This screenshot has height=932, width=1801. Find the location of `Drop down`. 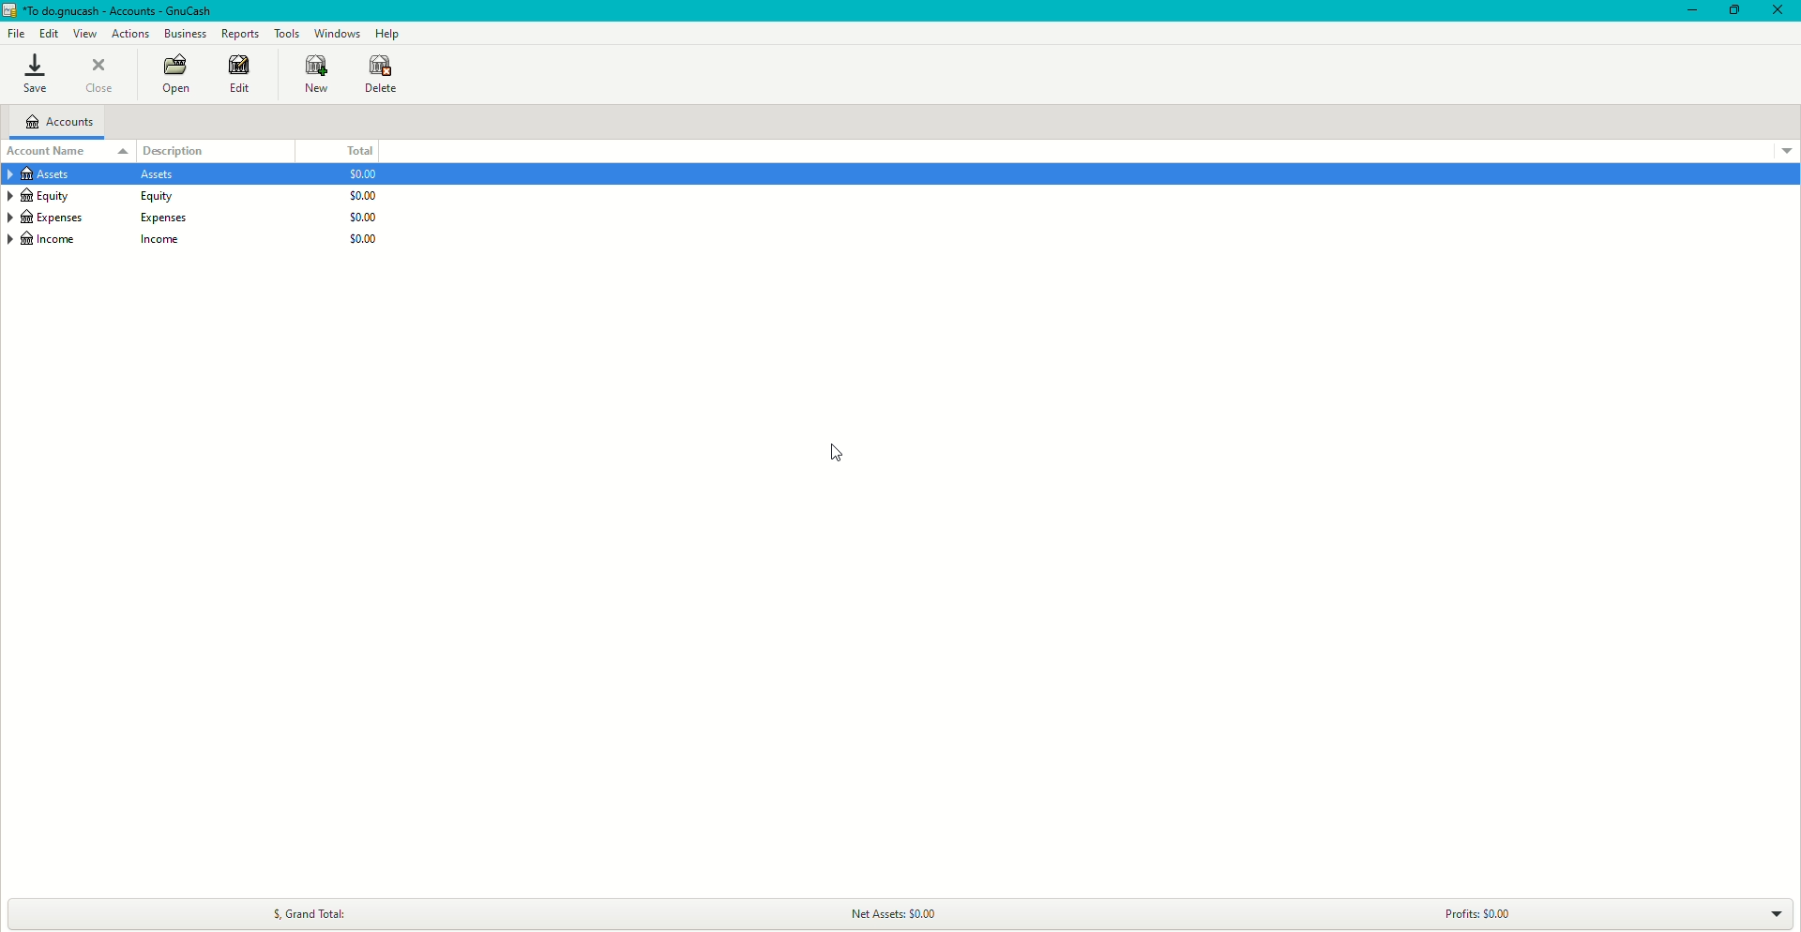

Drop down is located at coordinates (1786, 149).